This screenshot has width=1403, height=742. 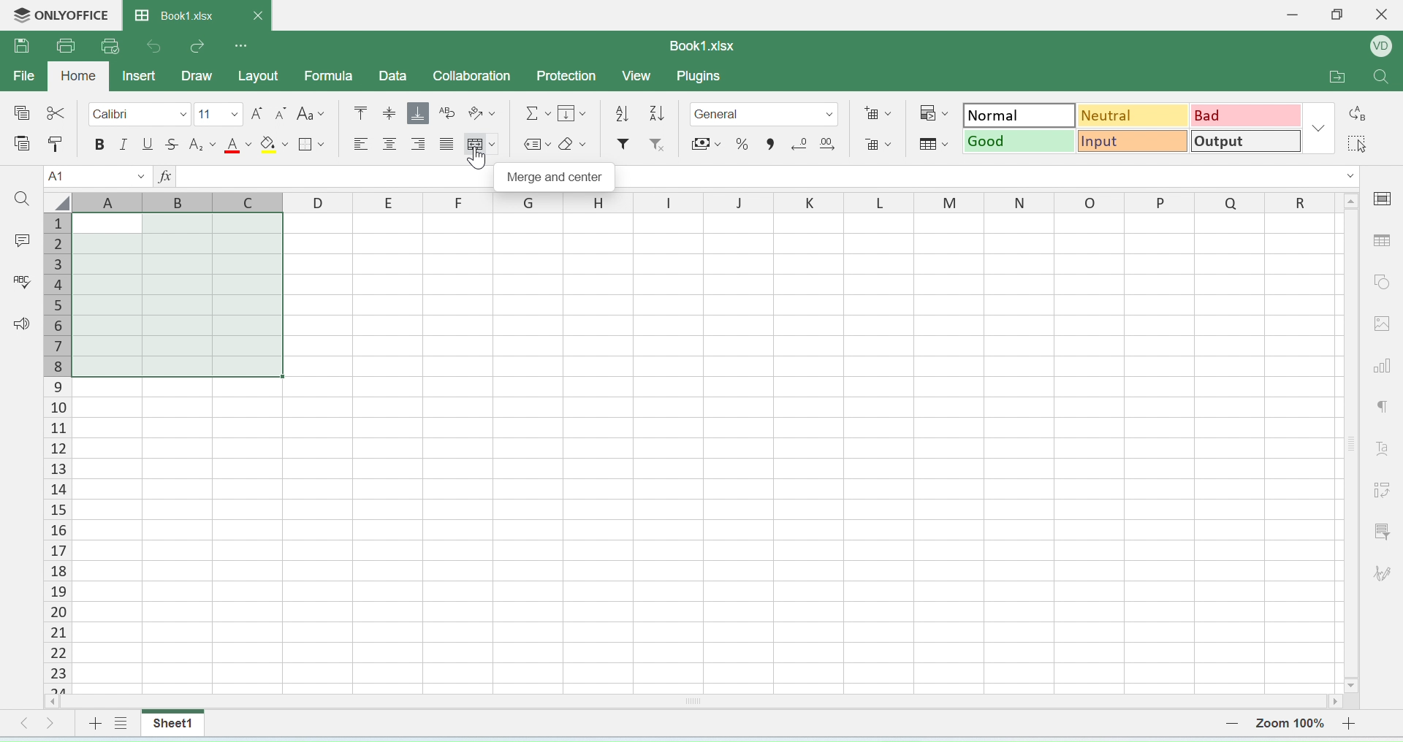 I want to click on select all cells, so click(x=57, y=202).